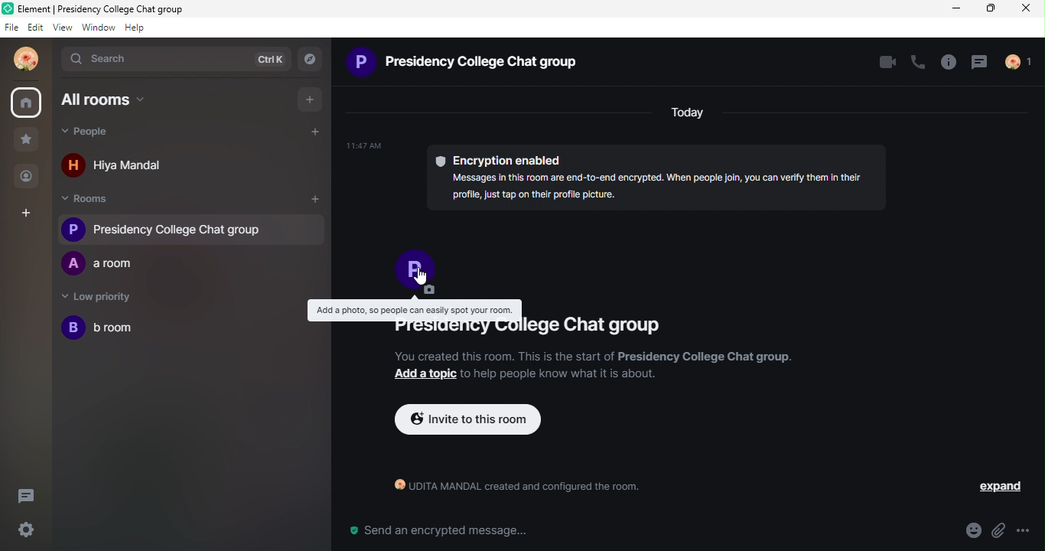  What do you see at coordinates (1030, 10) in the screenshot?
I see `close` at bounding box center [1030, 10].